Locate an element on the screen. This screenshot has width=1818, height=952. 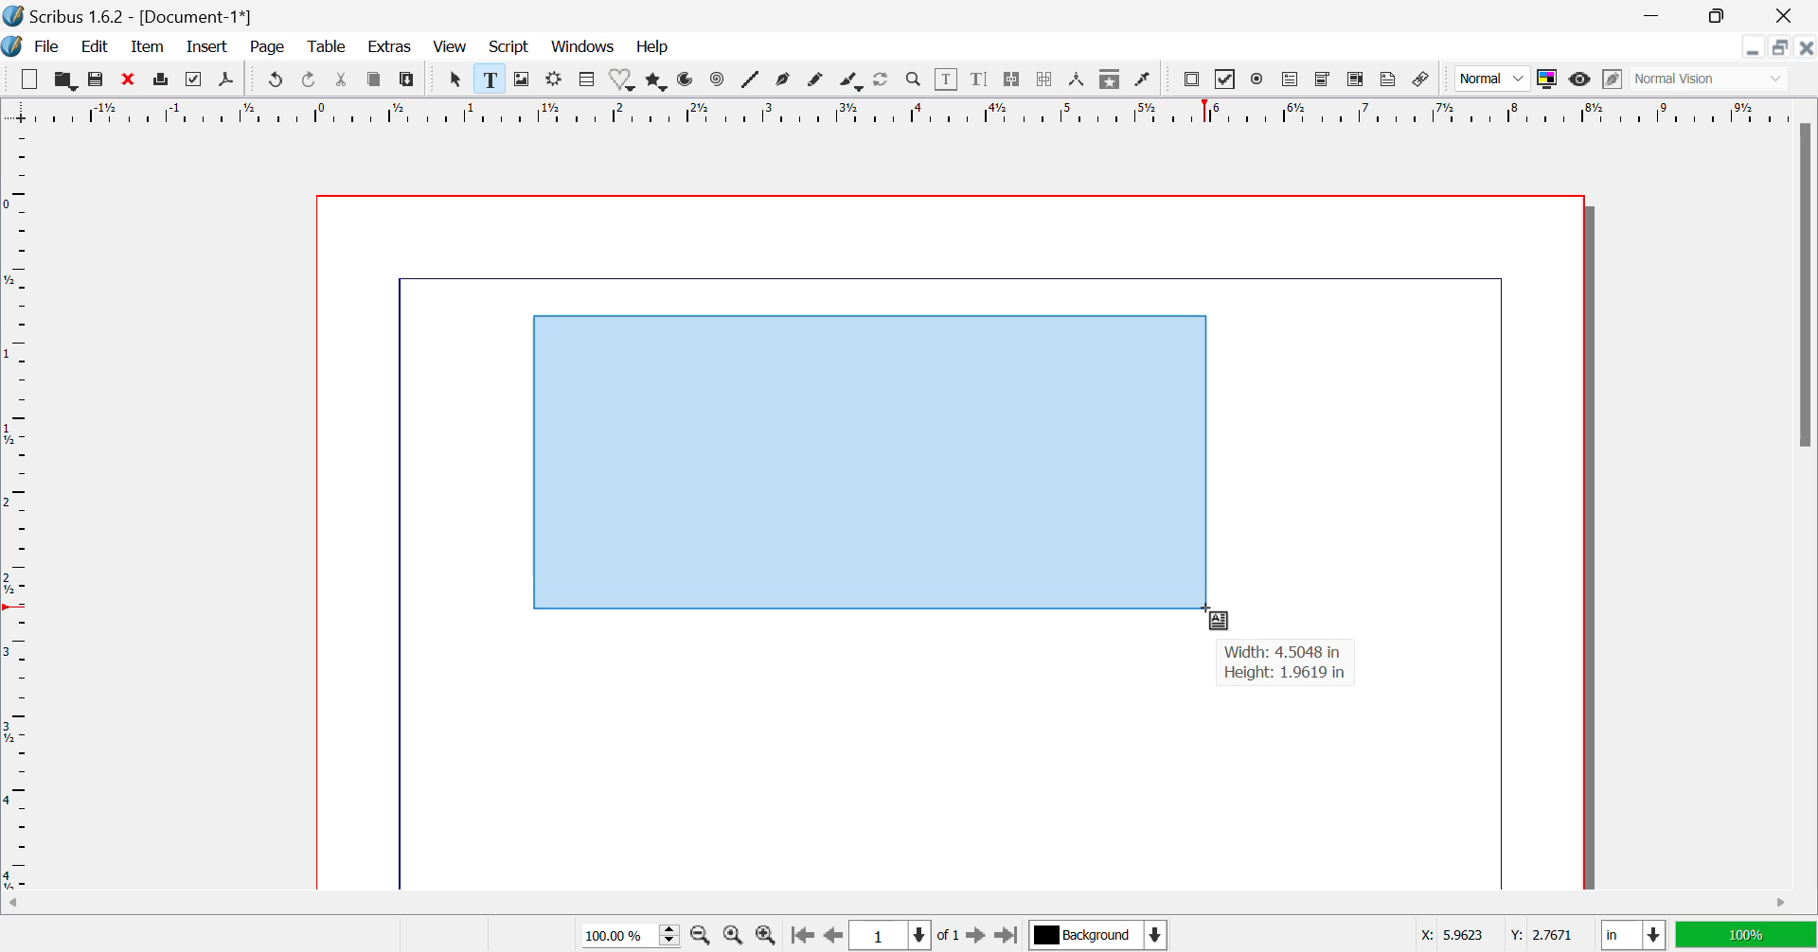
Zoom to 100% is located at coordinates (733, 937).